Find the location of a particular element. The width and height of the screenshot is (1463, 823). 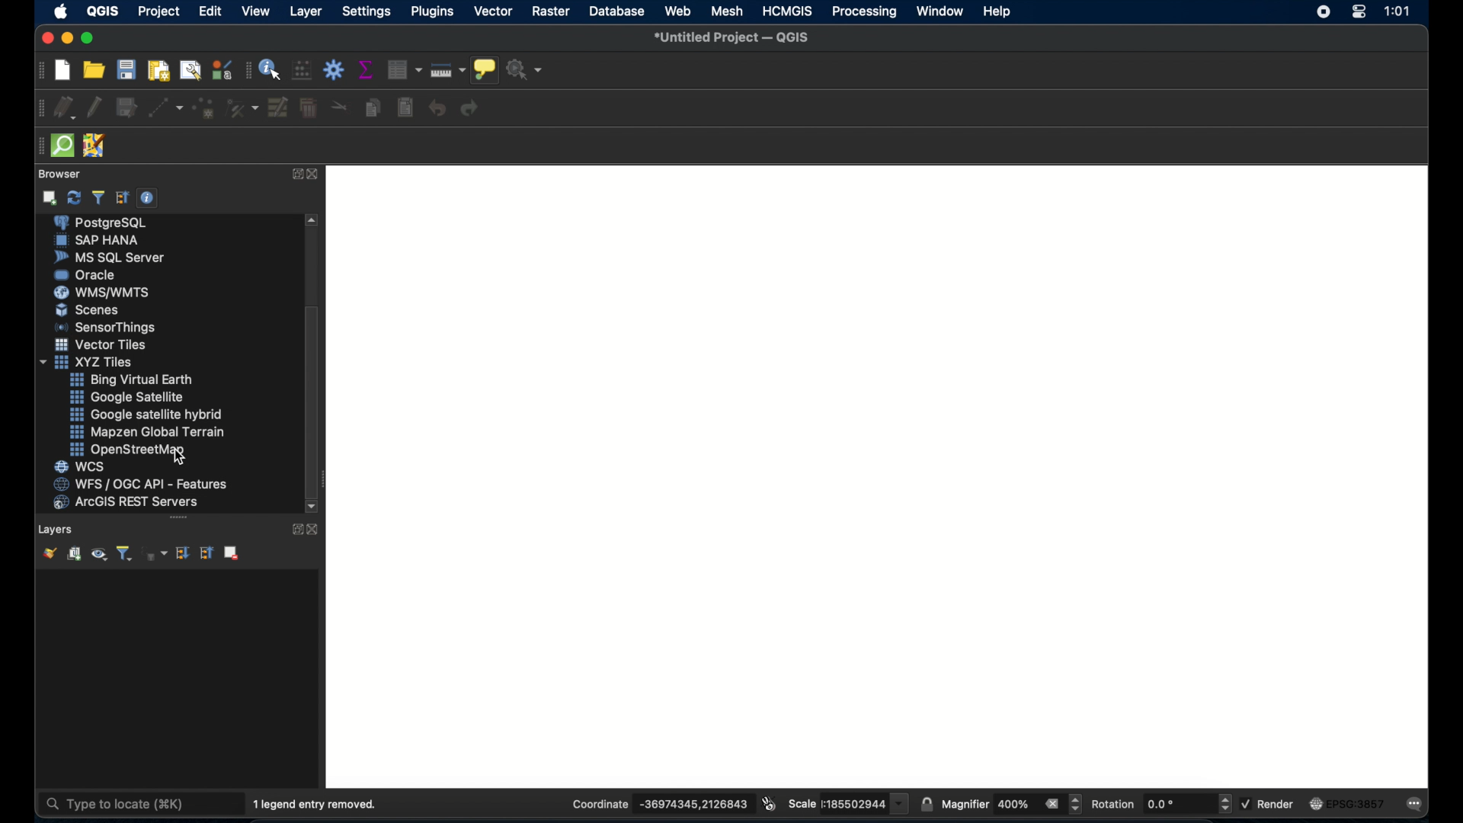

type to locate is located at coordinates (123, 805).